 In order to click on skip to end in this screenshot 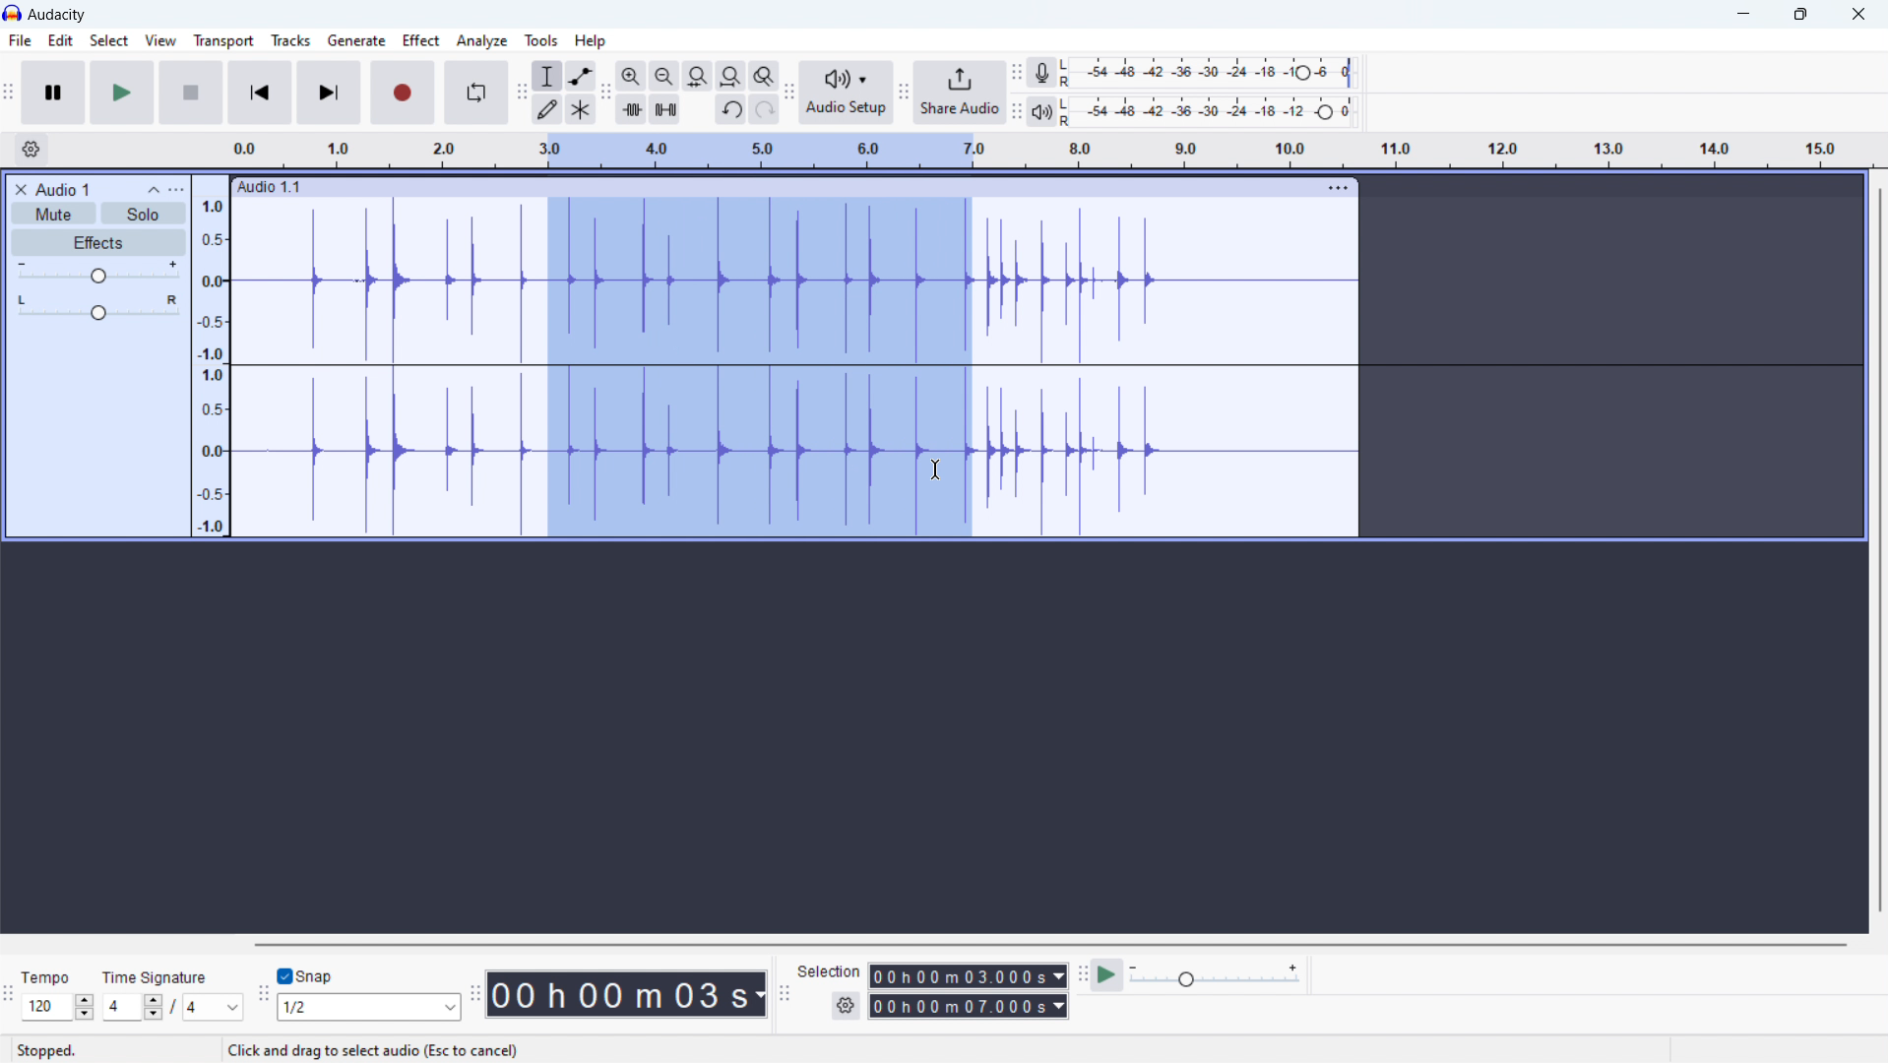, I will do `click(329, 93)`.